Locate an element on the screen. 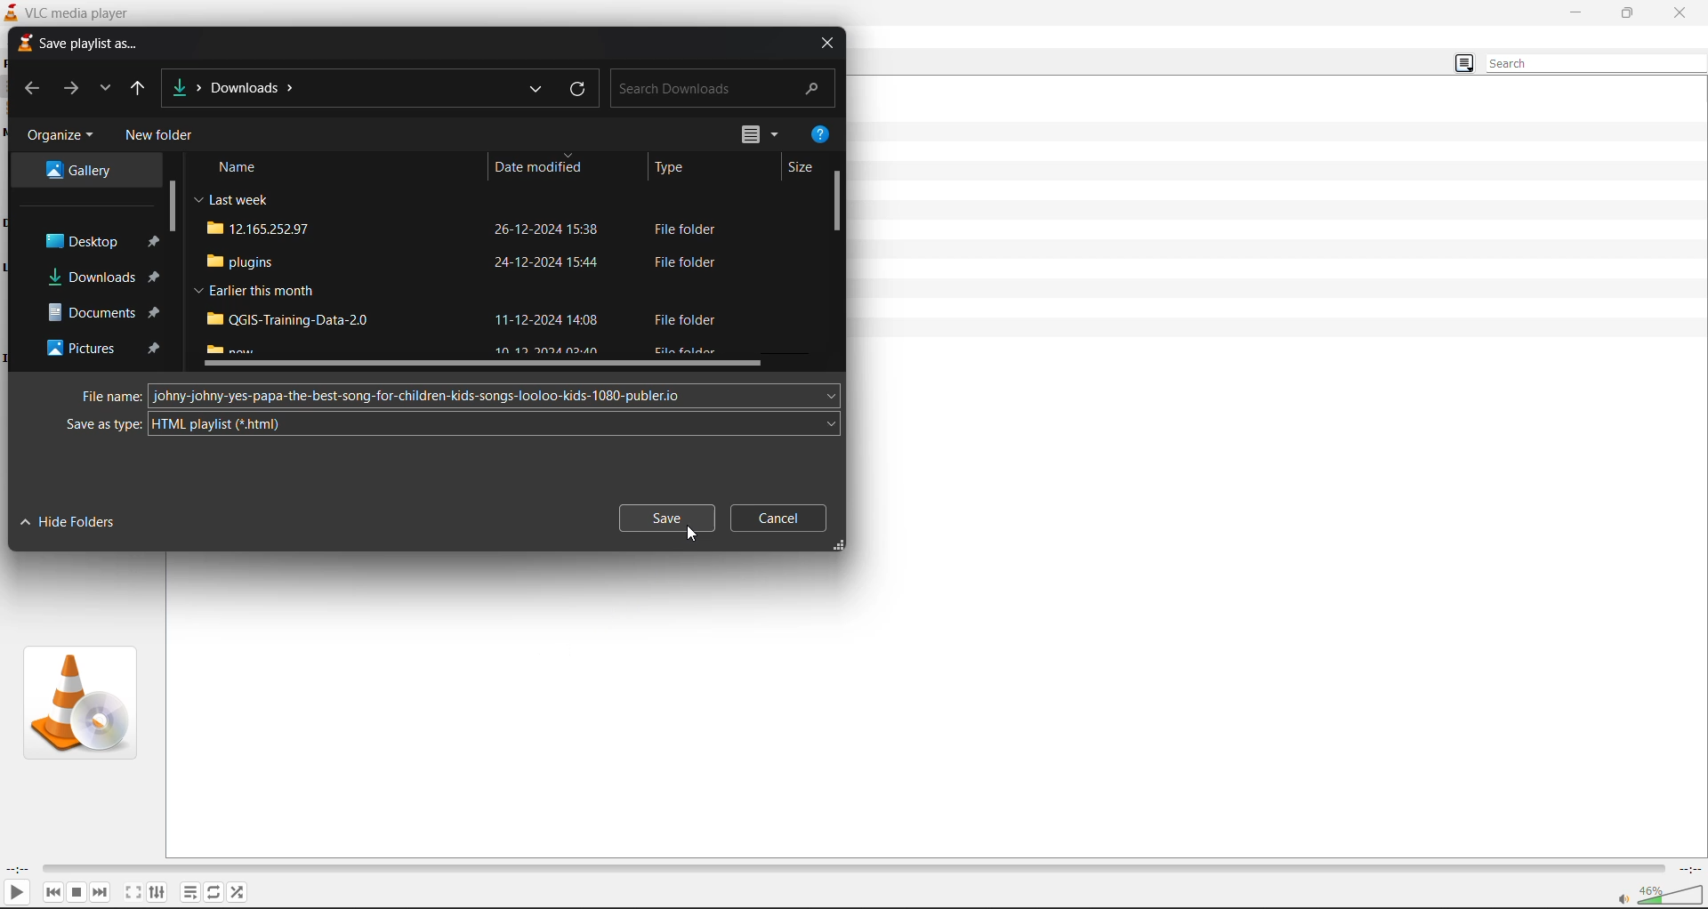 This screenshot has width=1708, height=909. previous locations is located at coordinates (533, 90).